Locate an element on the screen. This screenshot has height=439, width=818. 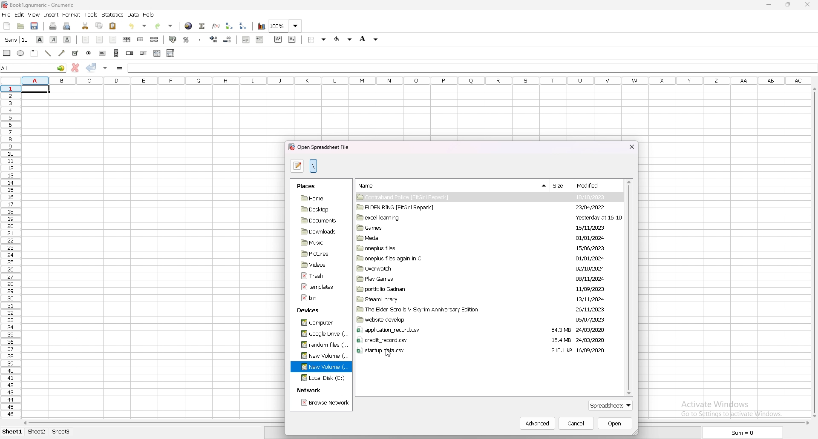
15.4 MB is located at coordinates (560, 341).